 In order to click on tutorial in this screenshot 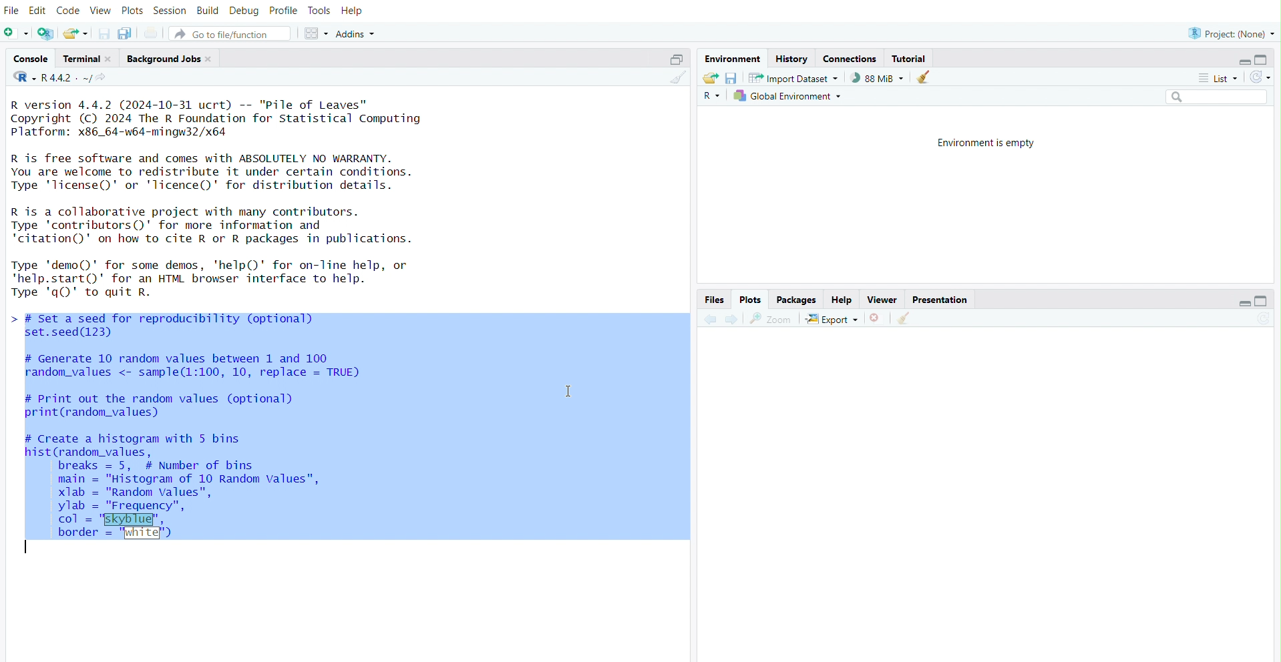, I will do `click(908, 57)`.